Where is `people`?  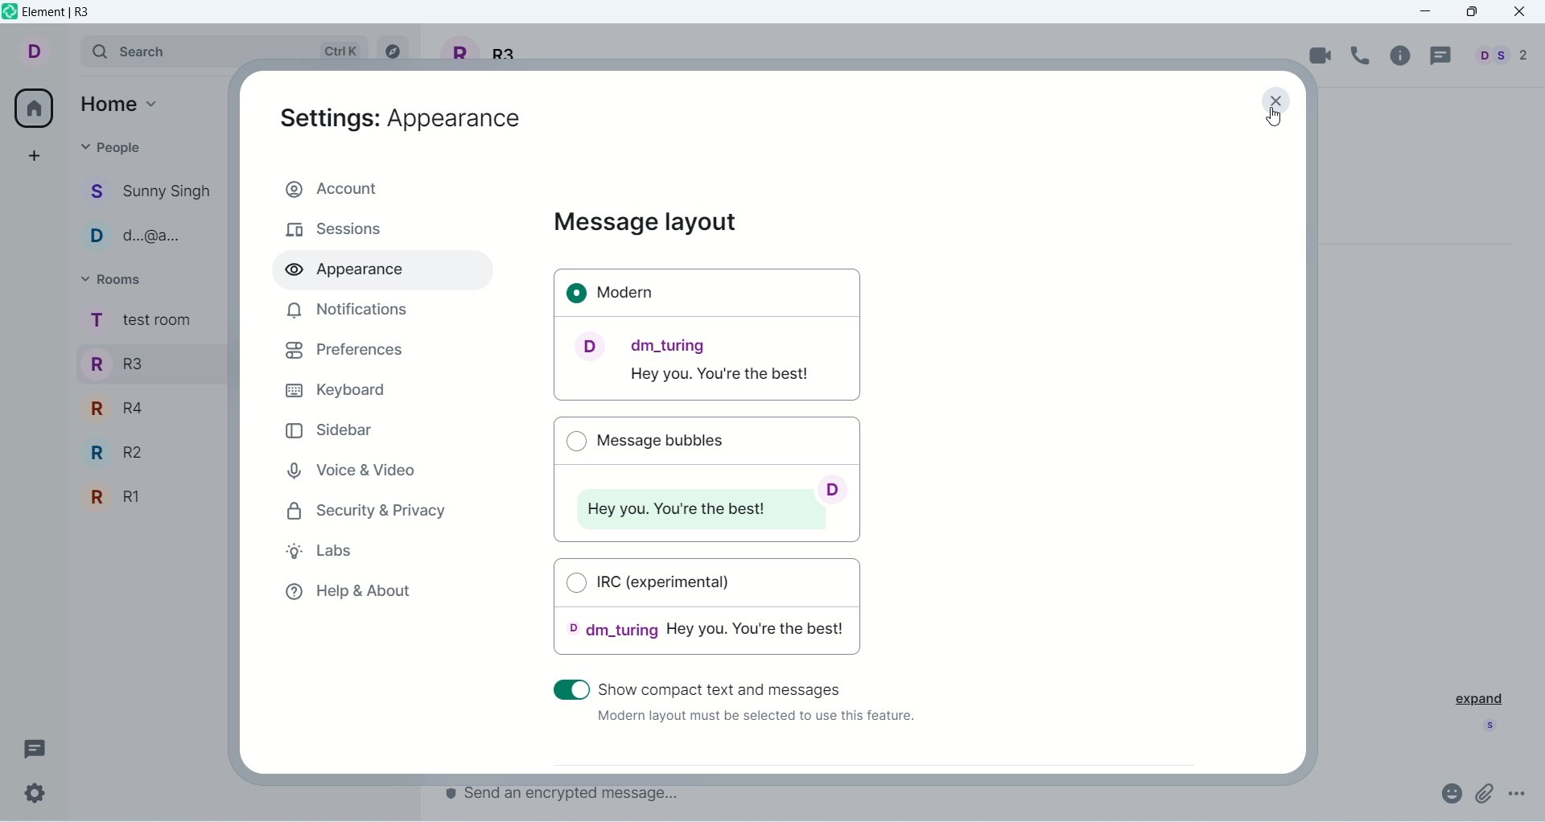 people is located at coordinates (114, 146).